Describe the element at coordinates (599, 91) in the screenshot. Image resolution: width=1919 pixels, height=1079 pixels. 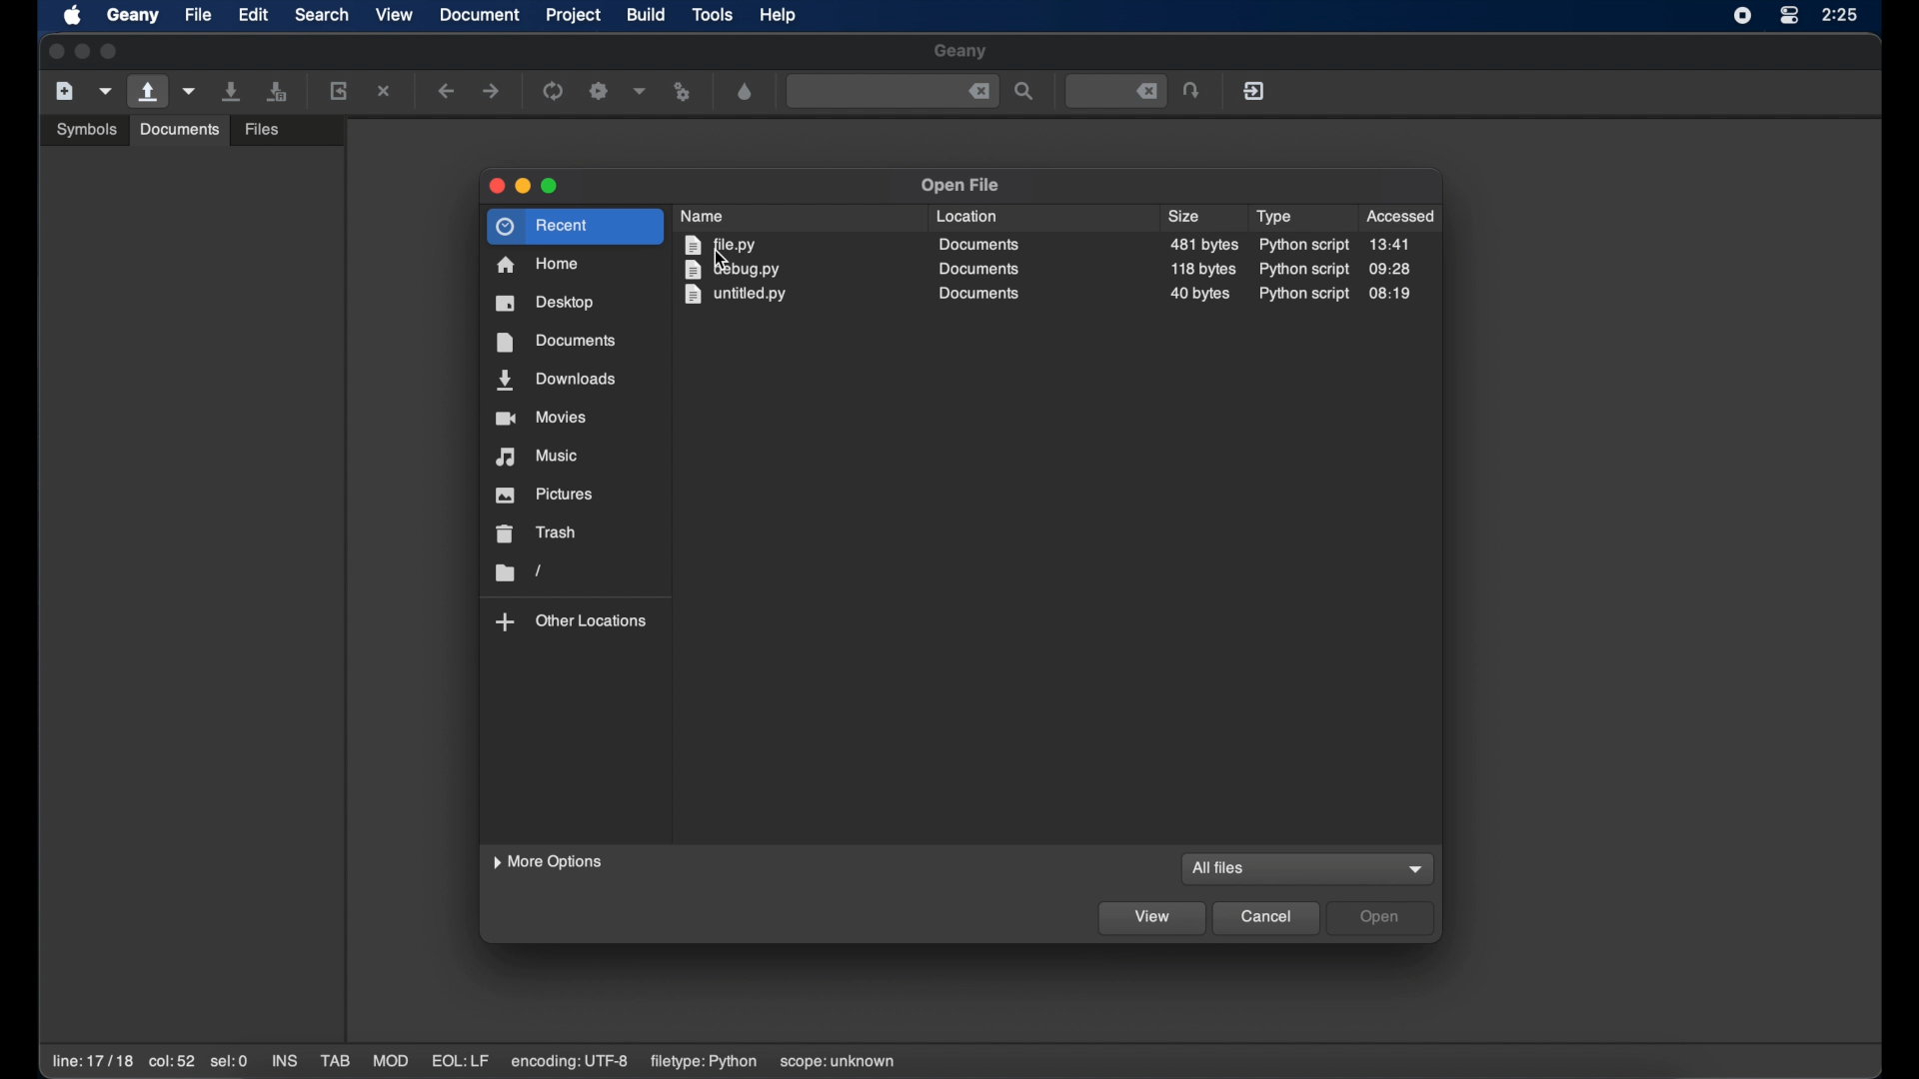
I see `build the current file` at that location.